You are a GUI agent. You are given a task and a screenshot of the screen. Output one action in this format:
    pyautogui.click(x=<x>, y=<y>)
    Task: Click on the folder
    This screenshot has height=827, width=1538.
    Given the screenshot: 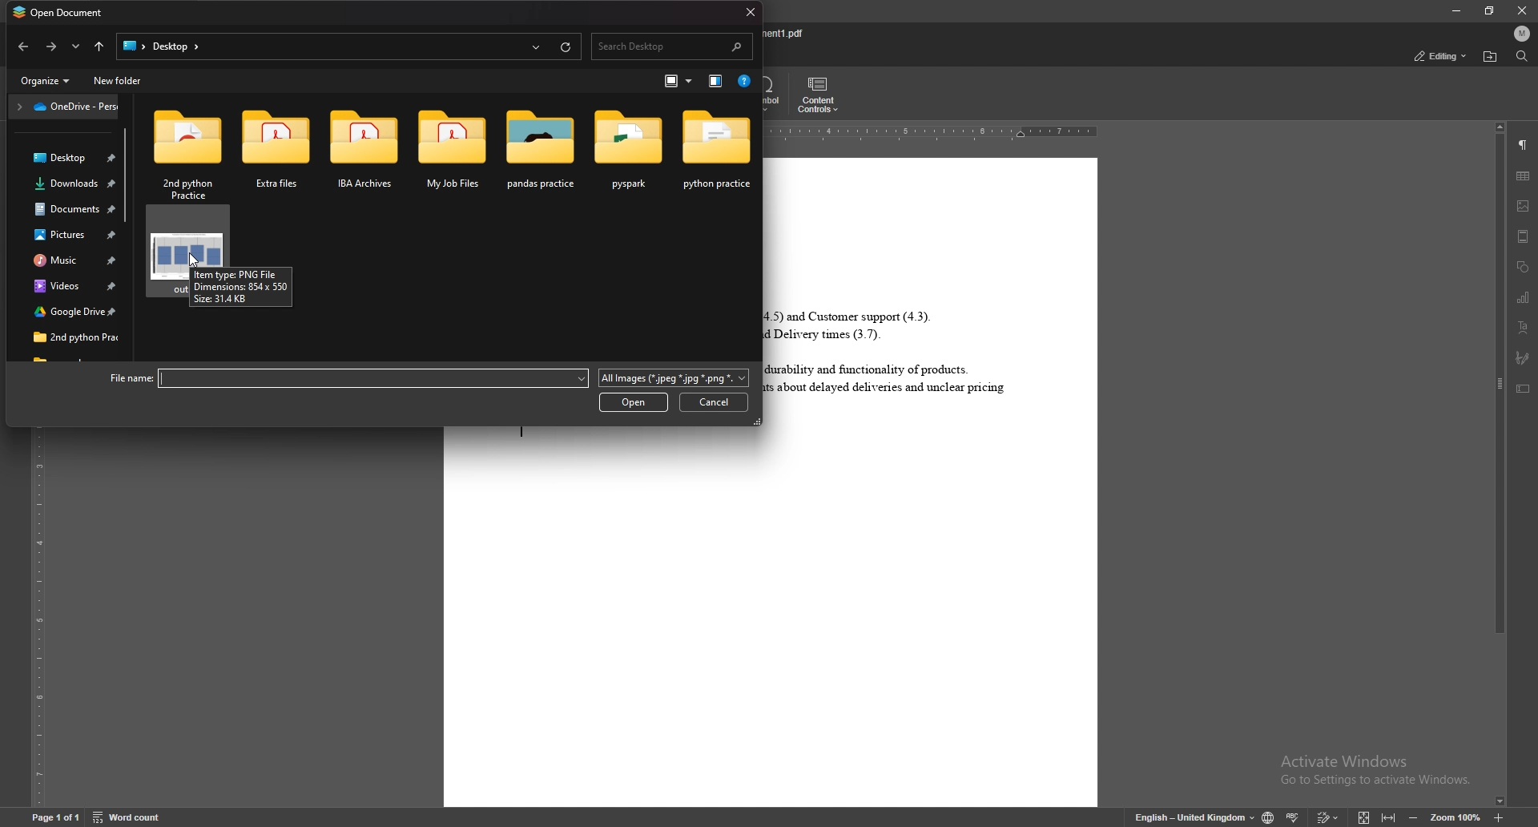 What is the action you would take?
    pyautogui.click(x=65, y=260)
    